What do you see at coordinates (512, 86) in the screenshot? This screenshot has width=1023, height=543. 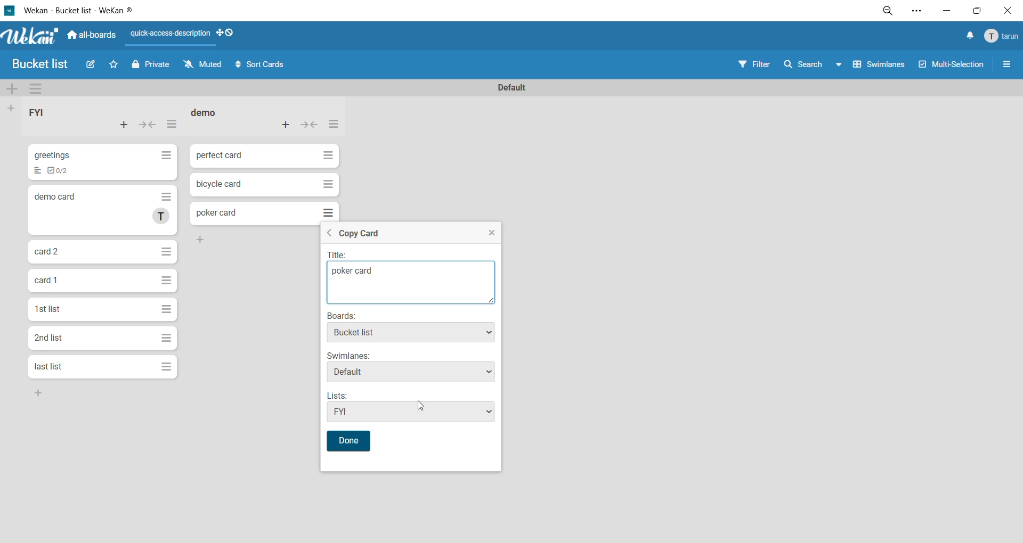 I see `swimlane title` at bounding box center [512, 86].